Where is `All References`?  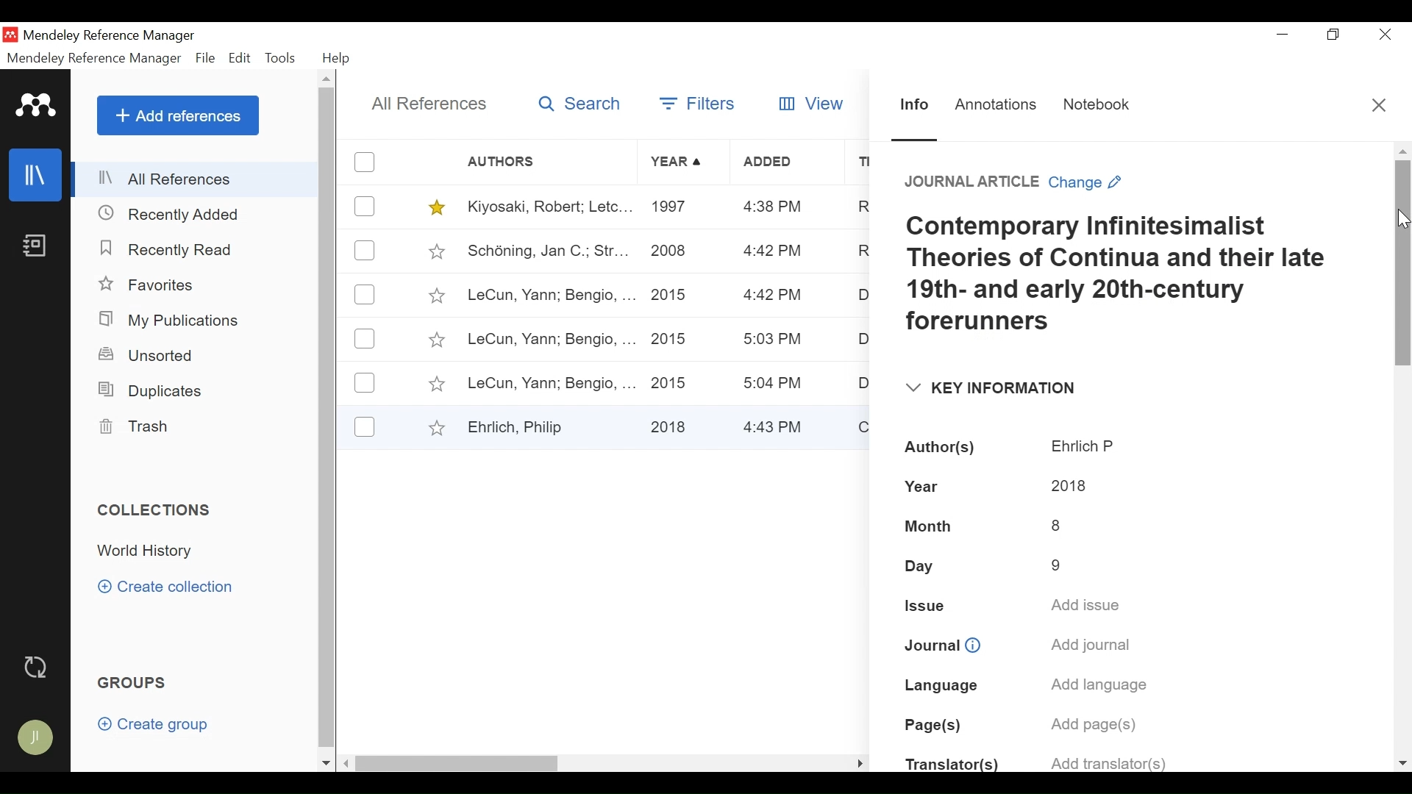
All References is located at coordinates (197, 180).